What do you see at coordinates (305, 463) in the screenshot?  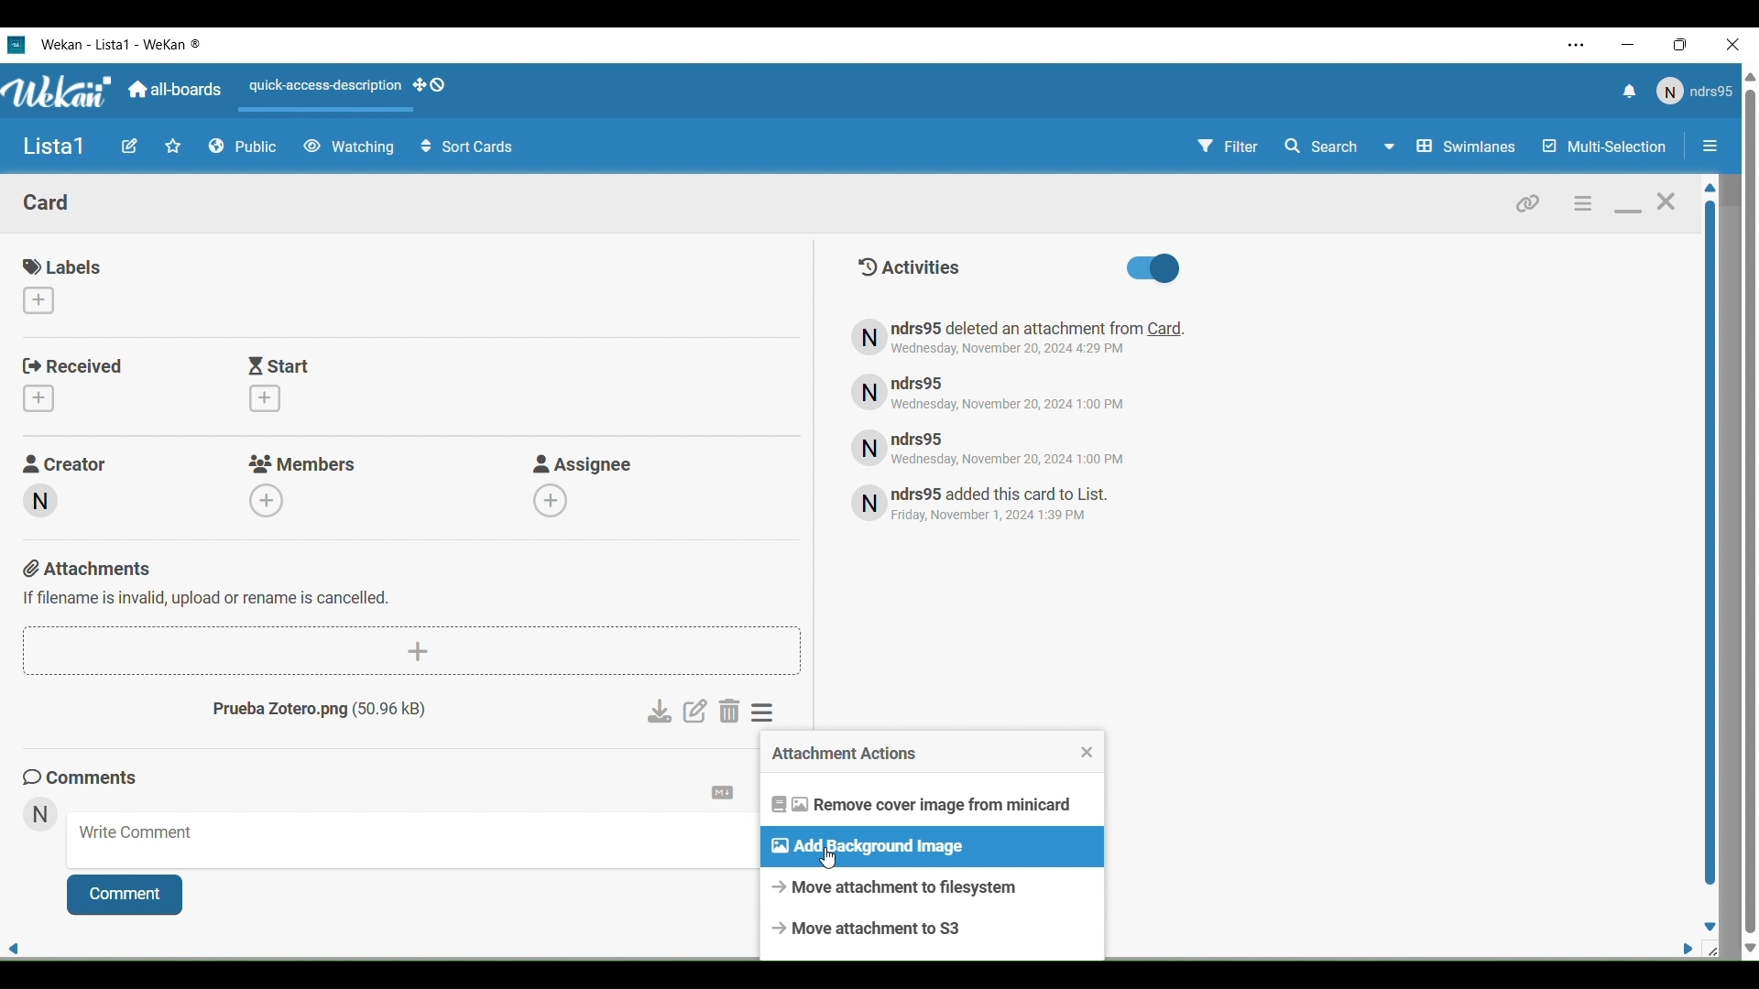 I see `Members` at bounding box center [305, 463].